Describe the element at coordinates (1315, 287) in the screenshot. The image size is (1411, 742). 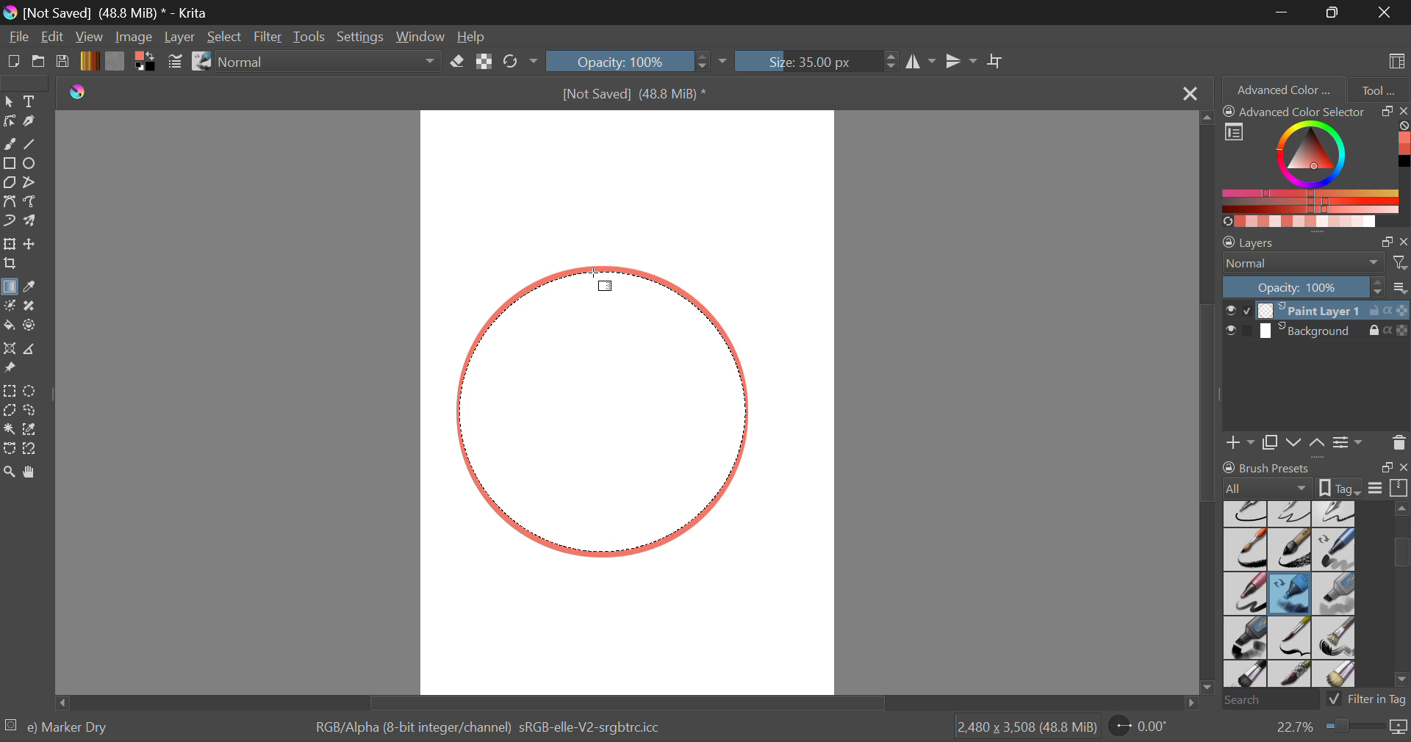
I see `Layer Opacity` at that location.